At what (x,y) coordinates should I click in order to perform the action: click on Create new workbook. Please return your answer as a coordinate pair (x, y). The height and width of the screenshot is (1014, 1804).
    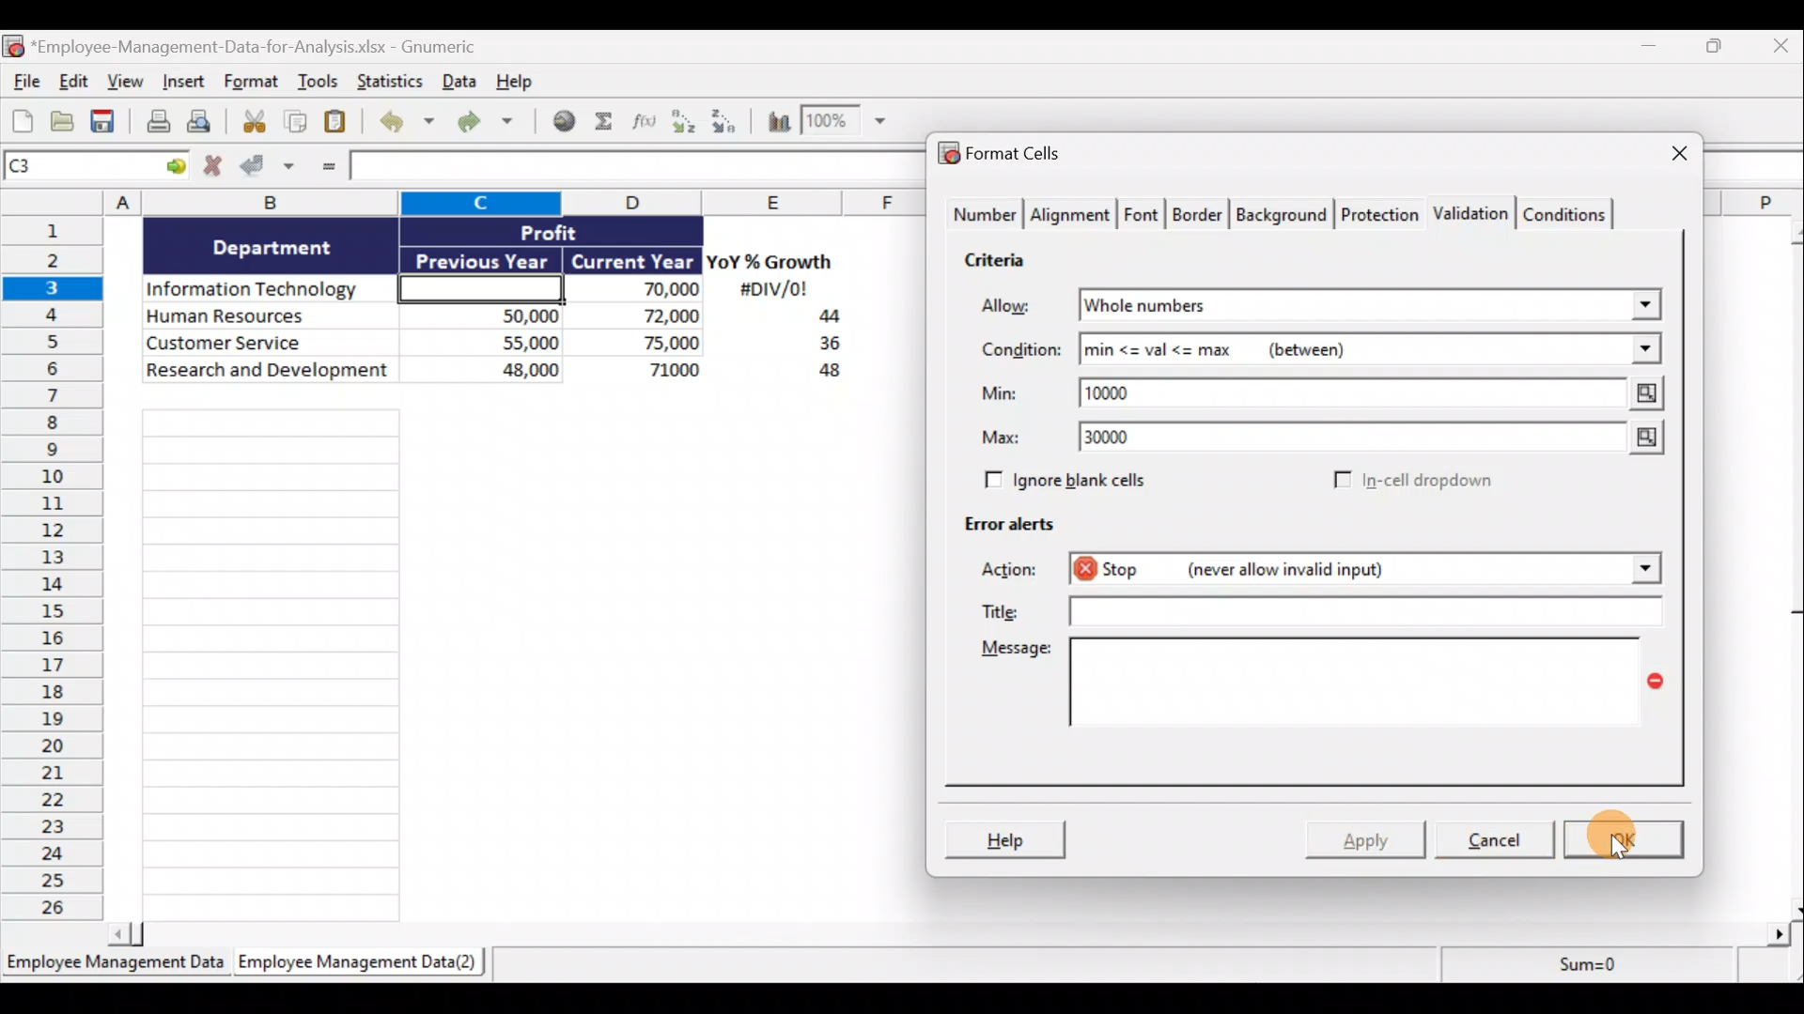
    Looking at the image, I should click on (23, 120).